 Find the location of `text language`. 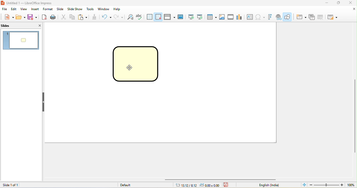

text language is located at coordinates (268, 185).